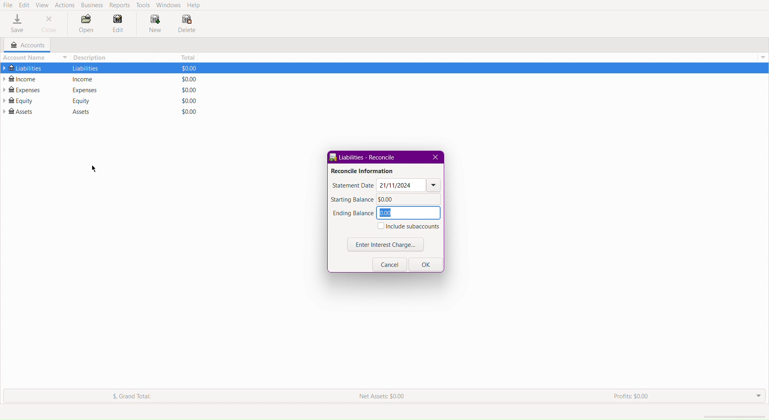 The height and width of the screenshot is (420, 769). What do you see at coordinates (362, 156) in the screenshot?
I see `Liabilities - Reconcile` at bounding box center [362, 156].